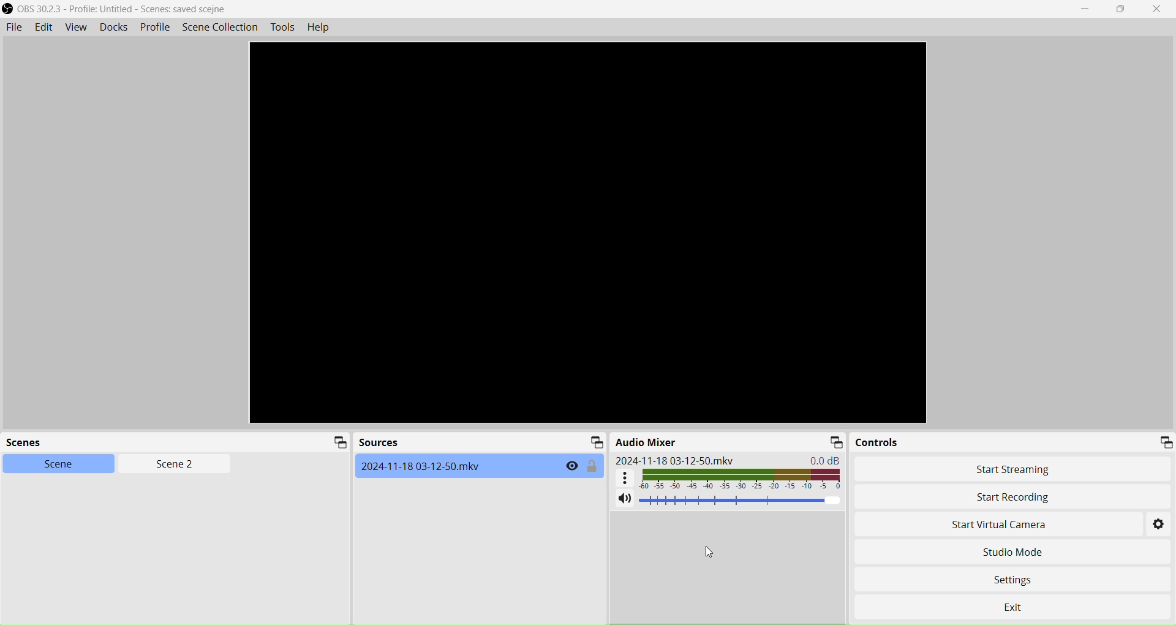 The width and height of the screenshot is (1176, 625). Describe the element at coordinates (423, 466) in the screenshot. I see `WebCam Source` at that location.